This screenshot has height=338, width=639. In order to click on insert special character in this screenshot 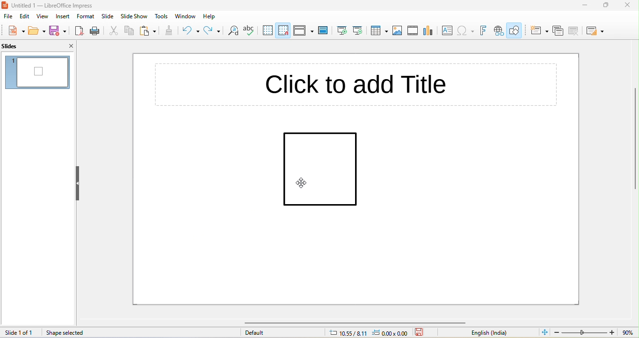, I will do `click(466, 30)`.